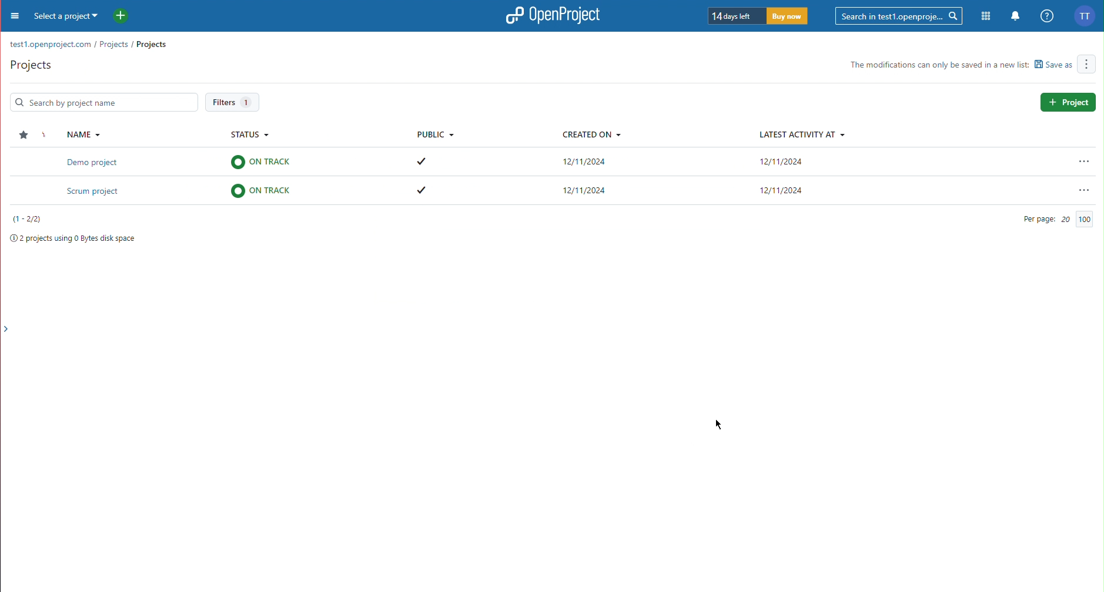 The width and height of the screenshot is (1104, 592). Describe the element at coordinates (719, 425) in the screenshot. I see `Cursor` at that location.